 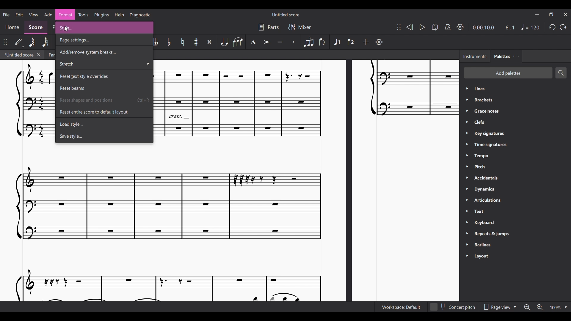 I want to click on Playback settings, so click(x=460, y=27).